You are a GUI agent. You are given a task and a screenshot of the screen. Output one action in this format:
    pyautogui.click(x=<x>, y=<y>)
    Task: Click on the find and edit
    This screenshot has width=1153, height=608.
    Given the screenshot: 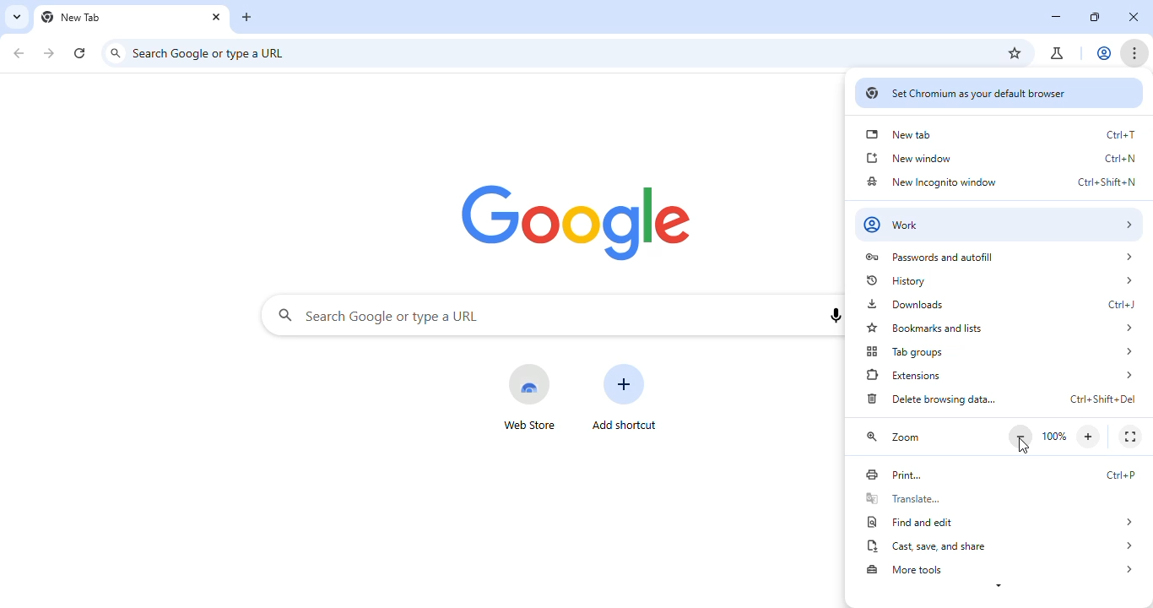 What is the action you would take?
    pyautogui.click(x=1001, y=523)
    